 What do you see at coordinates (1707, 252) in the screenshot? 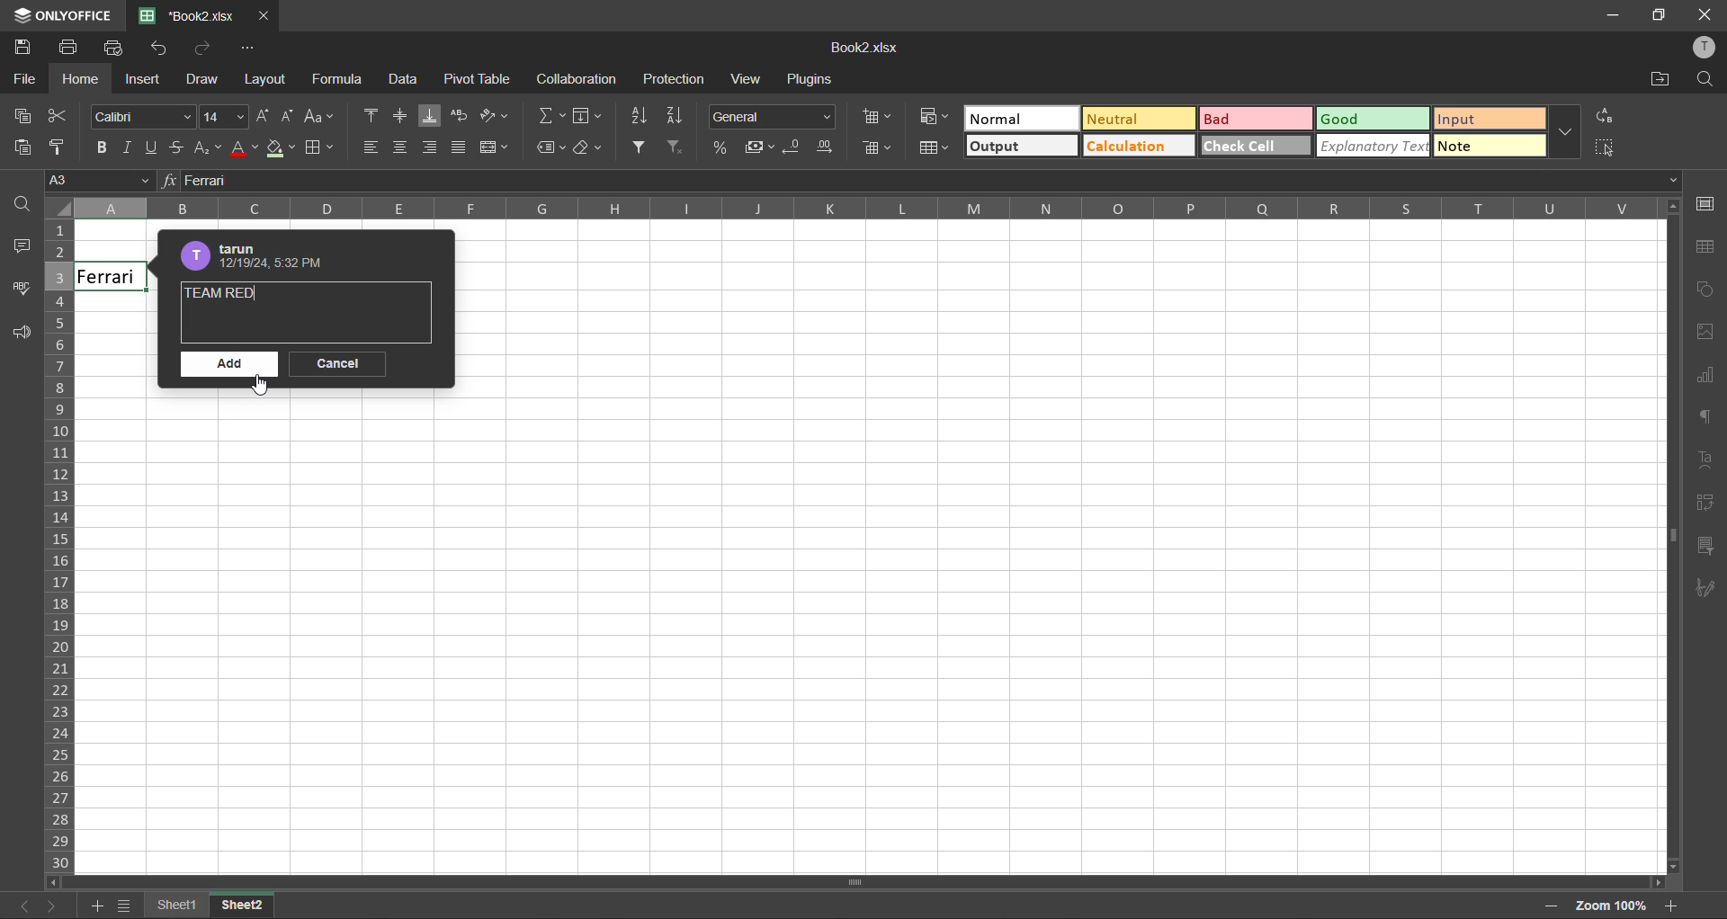
I see `table` at bounding box center [1707, 252].